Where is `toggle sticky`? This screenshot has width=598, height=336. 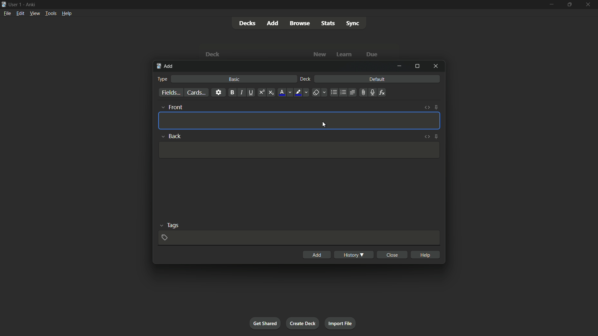
toggle sticky is located at coordinates (436, 107).